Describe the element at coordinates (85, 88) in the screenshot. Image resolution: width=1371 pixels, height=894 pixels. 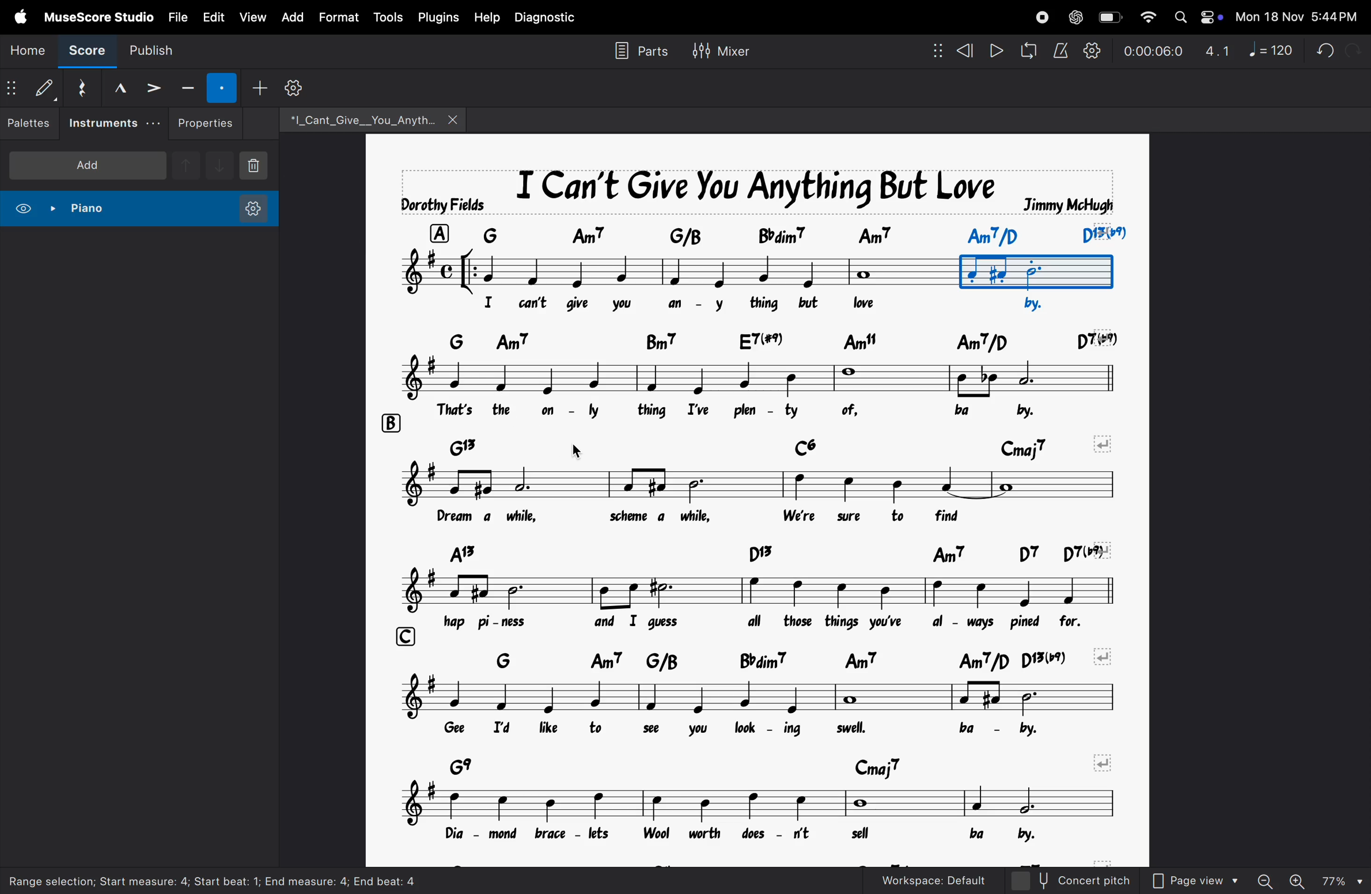
I see `reset` at that location.